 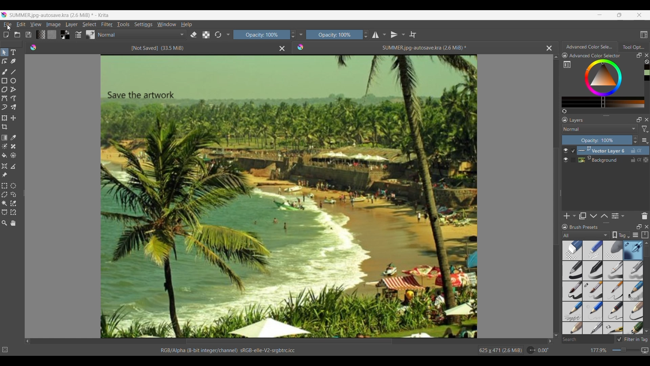 What do you see at coordinates (565, 56) in the screenshot?
I see `Lock color panel` at bounding box center [565, 56].